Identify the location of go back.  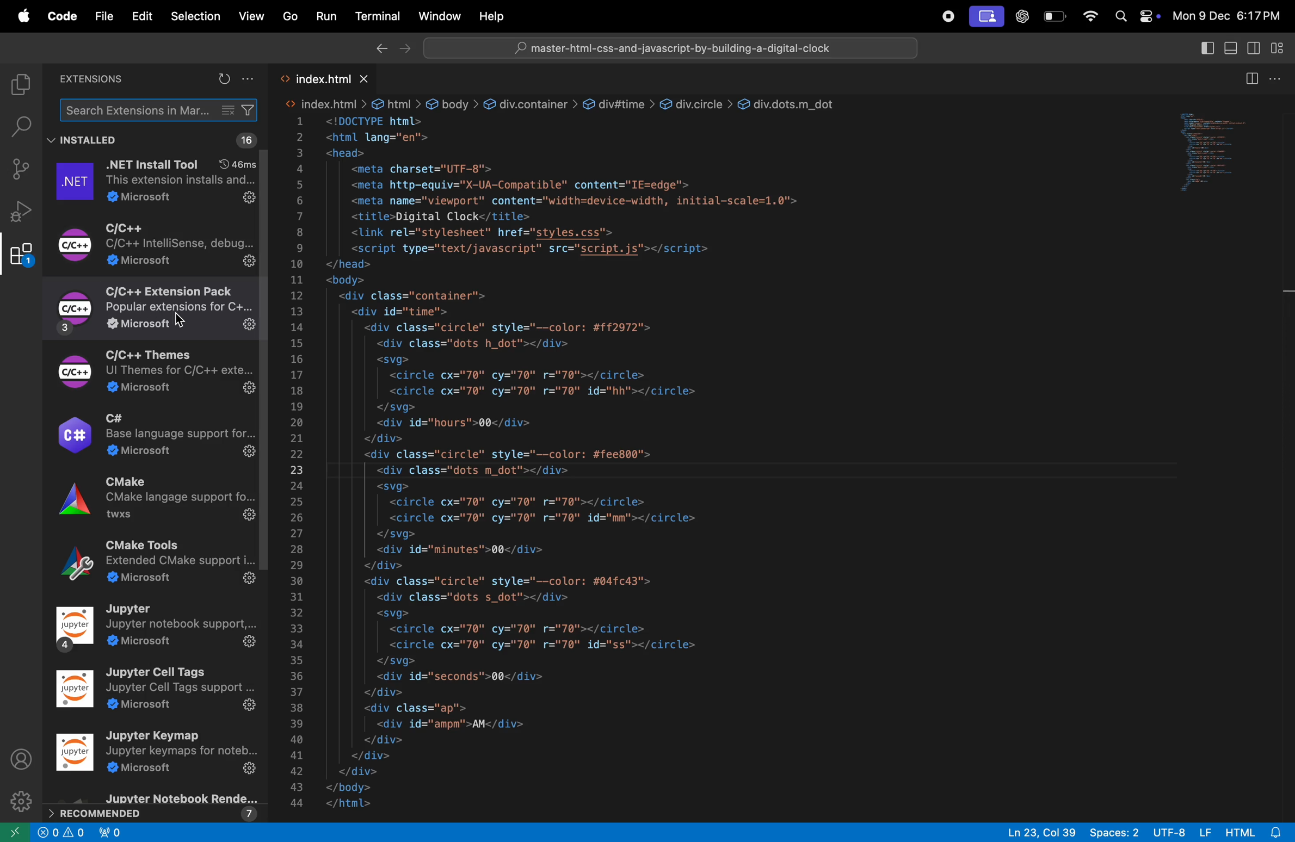
(14, 832).